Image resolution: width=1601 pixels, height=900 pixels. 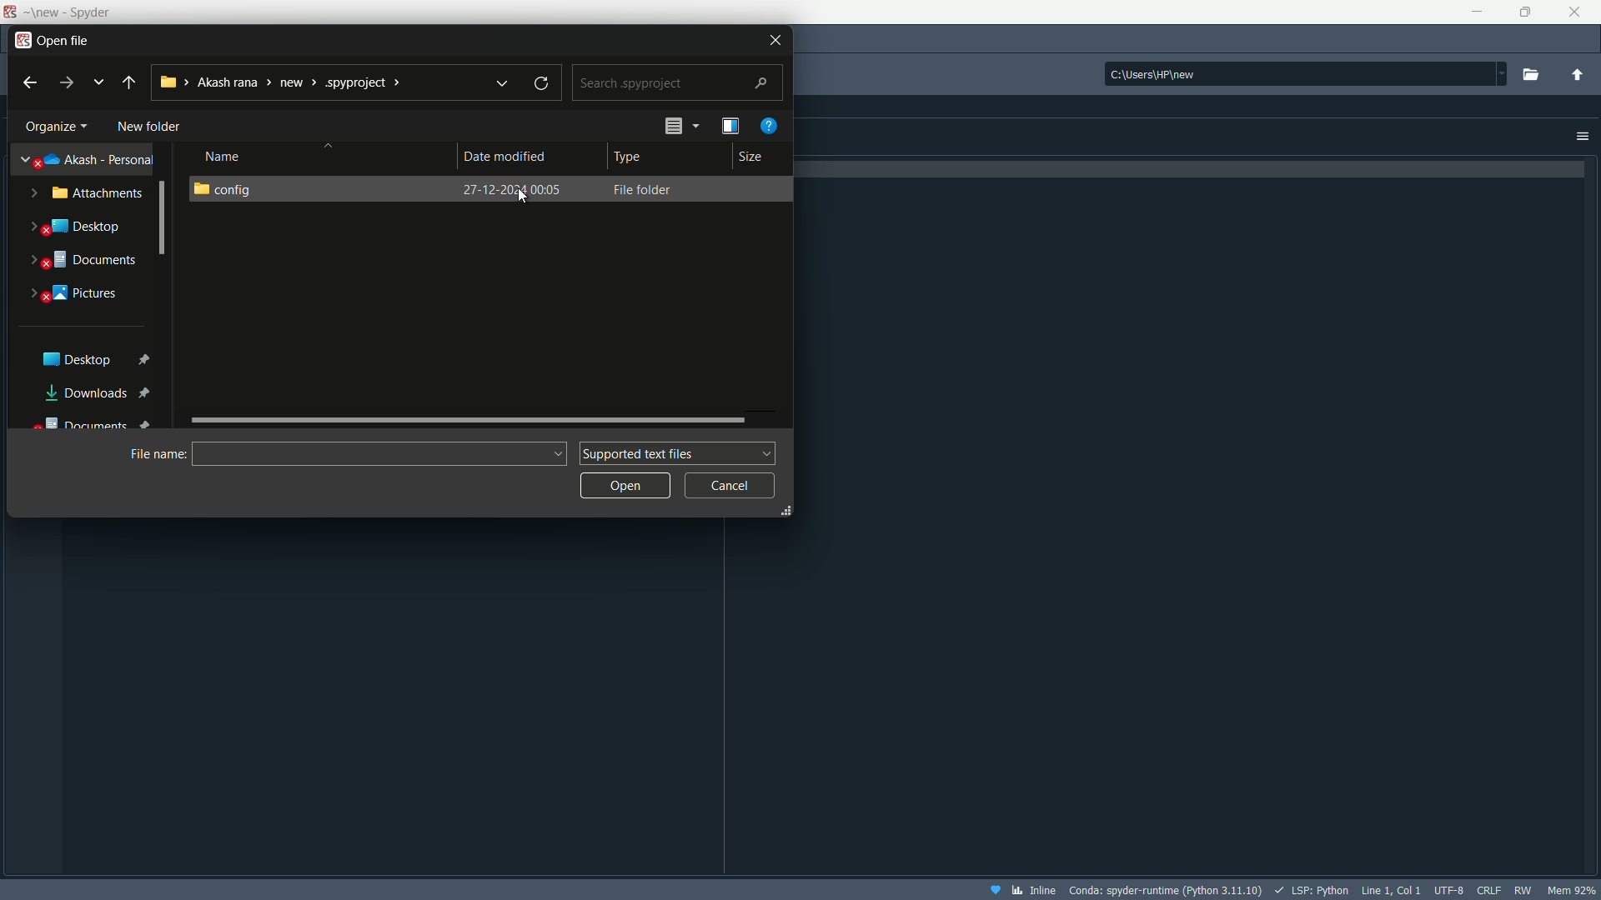 What do you see at coordinates (472, 419) in the screenshot?
I see `scroll bar` at bounding box center [472, 419].